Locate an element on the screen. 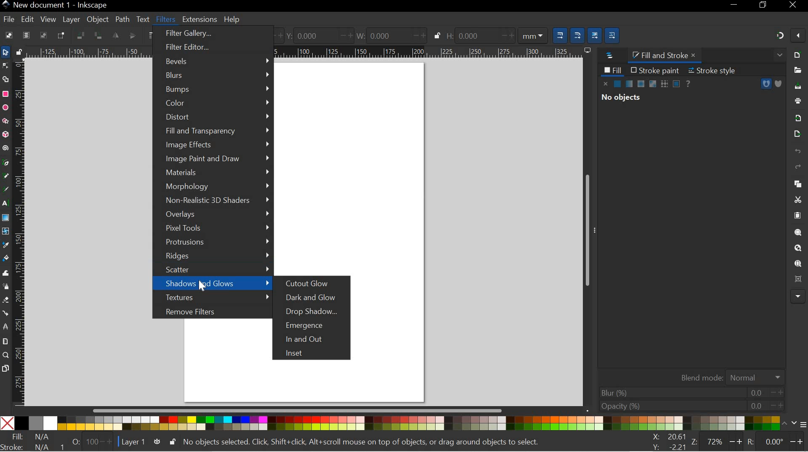 Image resolution: width=808 pixels, height=452 pixels. rotation is located at coordinates (775, 441).